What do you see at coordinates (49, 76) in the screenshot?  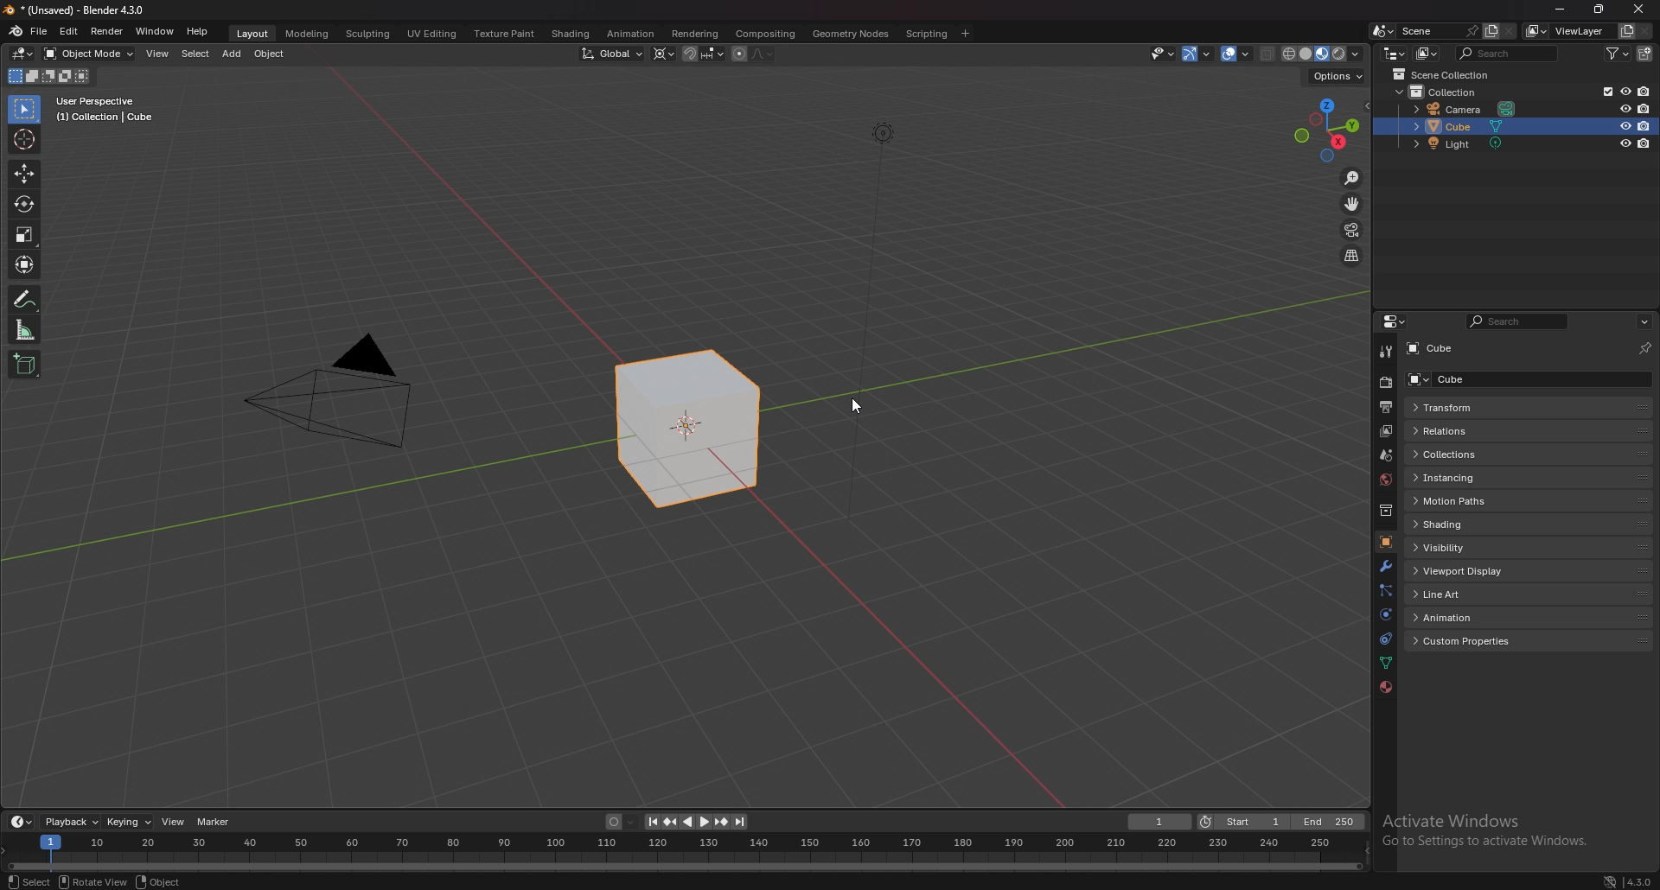 I see `mode` at bounding box center [49, 76].